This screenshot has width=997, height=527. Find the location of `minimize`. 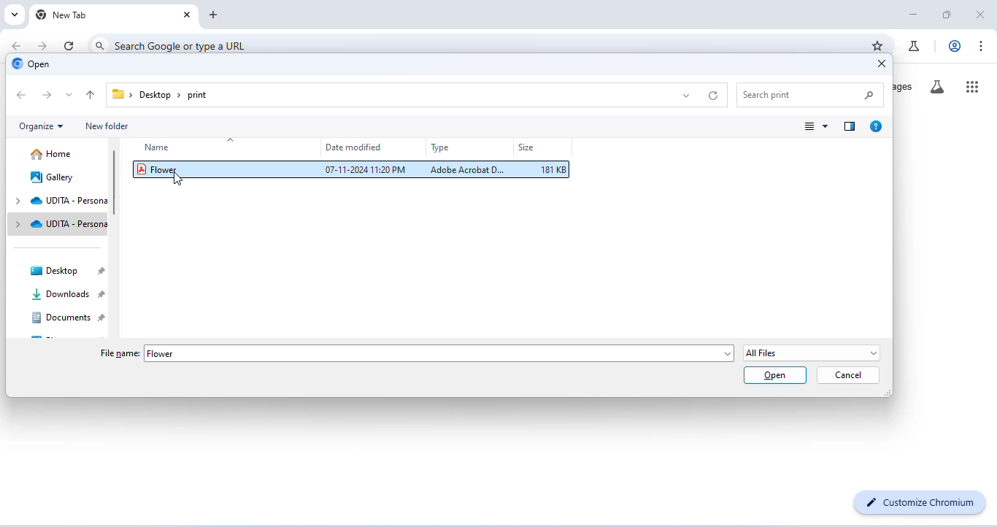

minimize is located at coordinates (915, 14).